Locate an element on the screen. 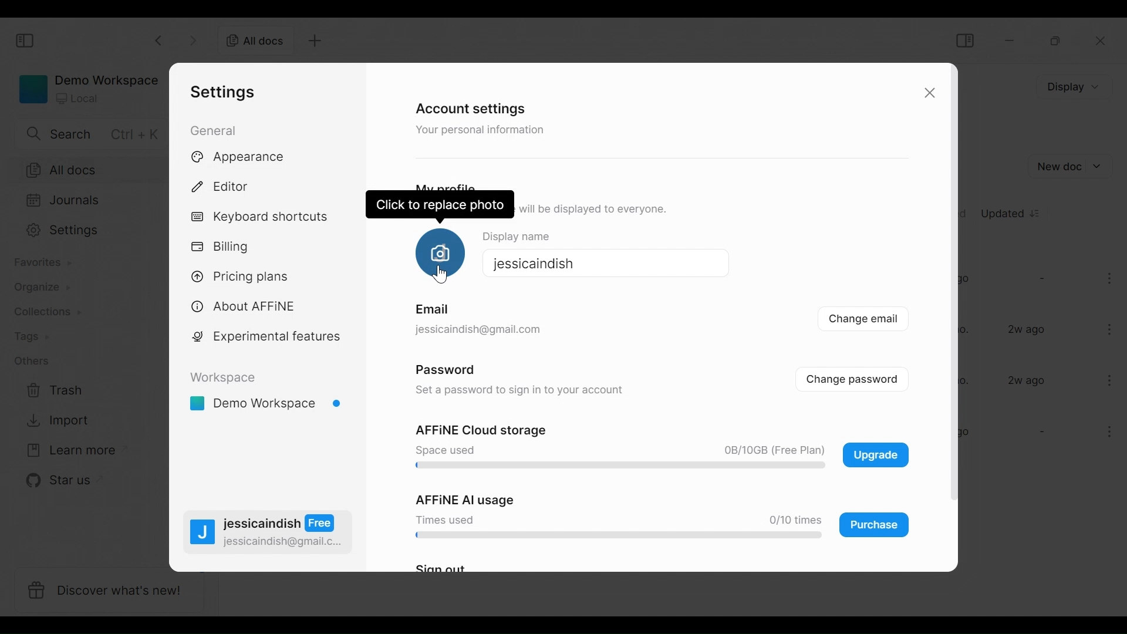 Image resolution: width=1127 pixels, height=634 pixels. Keyboard shortcuts is located at coordinates (260, 217).